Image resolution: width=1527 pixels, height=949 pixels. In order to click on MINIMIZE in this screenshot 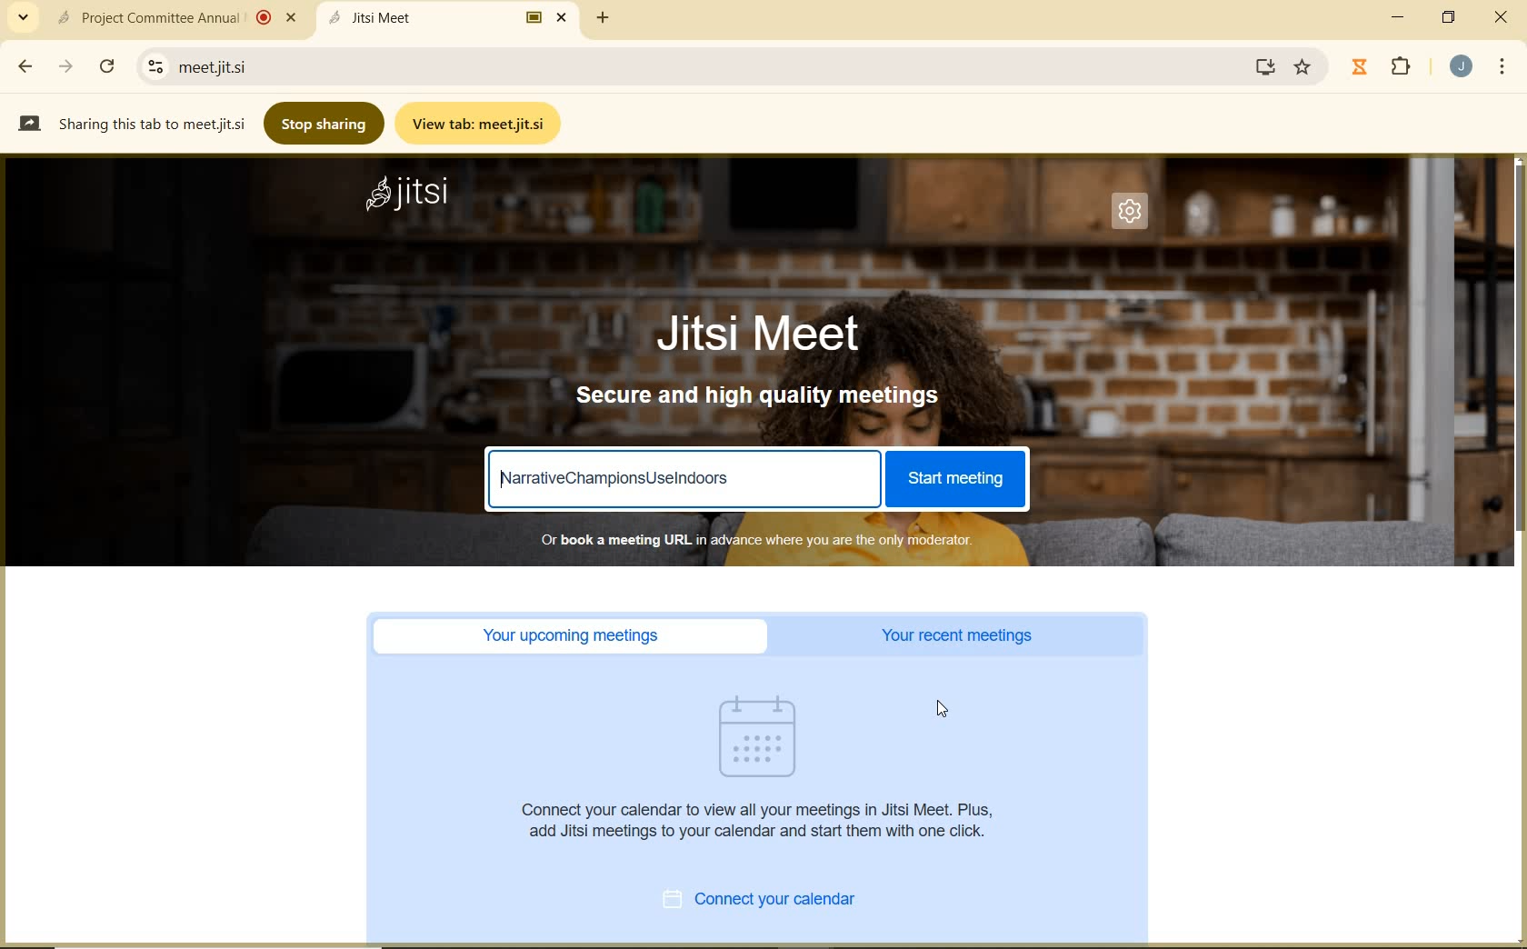, I will do `click(1400, 17)`.